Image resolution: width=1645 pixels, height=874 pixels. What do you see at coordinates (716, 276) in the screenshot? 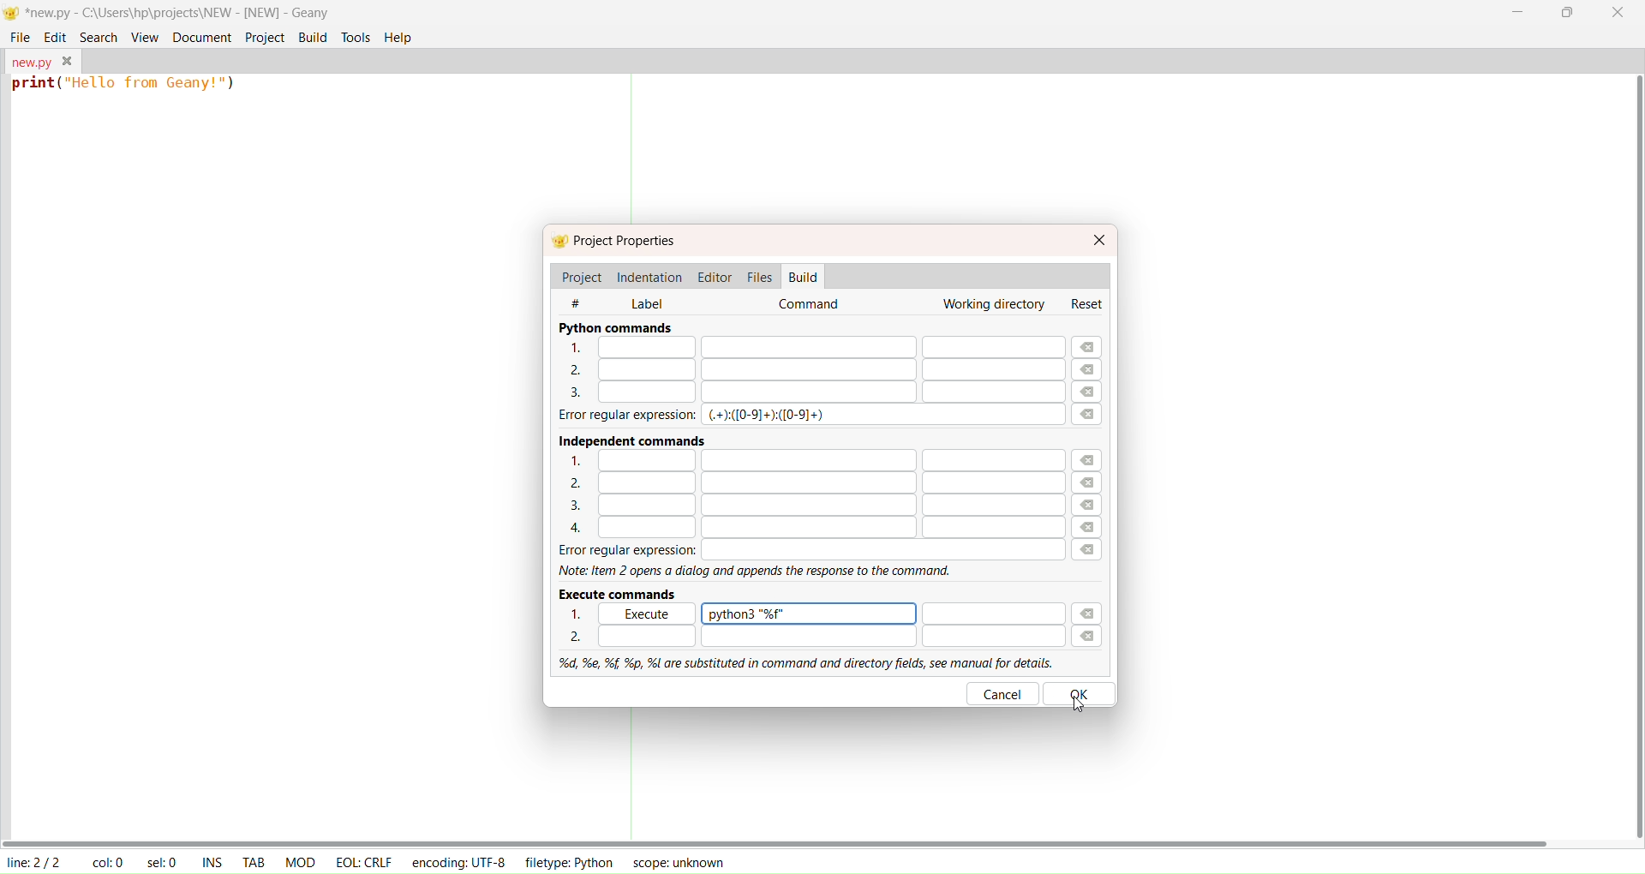
I see `editor` at bounding box center [716, 276].